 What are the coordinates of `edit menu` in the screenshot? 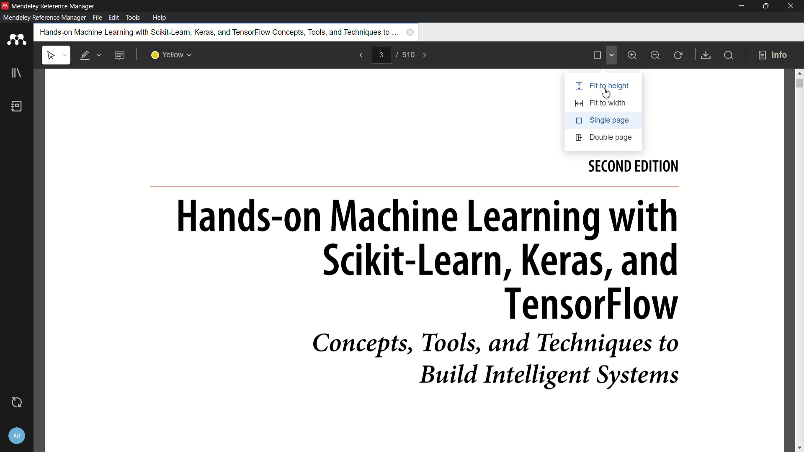 It's located at (114, 18).